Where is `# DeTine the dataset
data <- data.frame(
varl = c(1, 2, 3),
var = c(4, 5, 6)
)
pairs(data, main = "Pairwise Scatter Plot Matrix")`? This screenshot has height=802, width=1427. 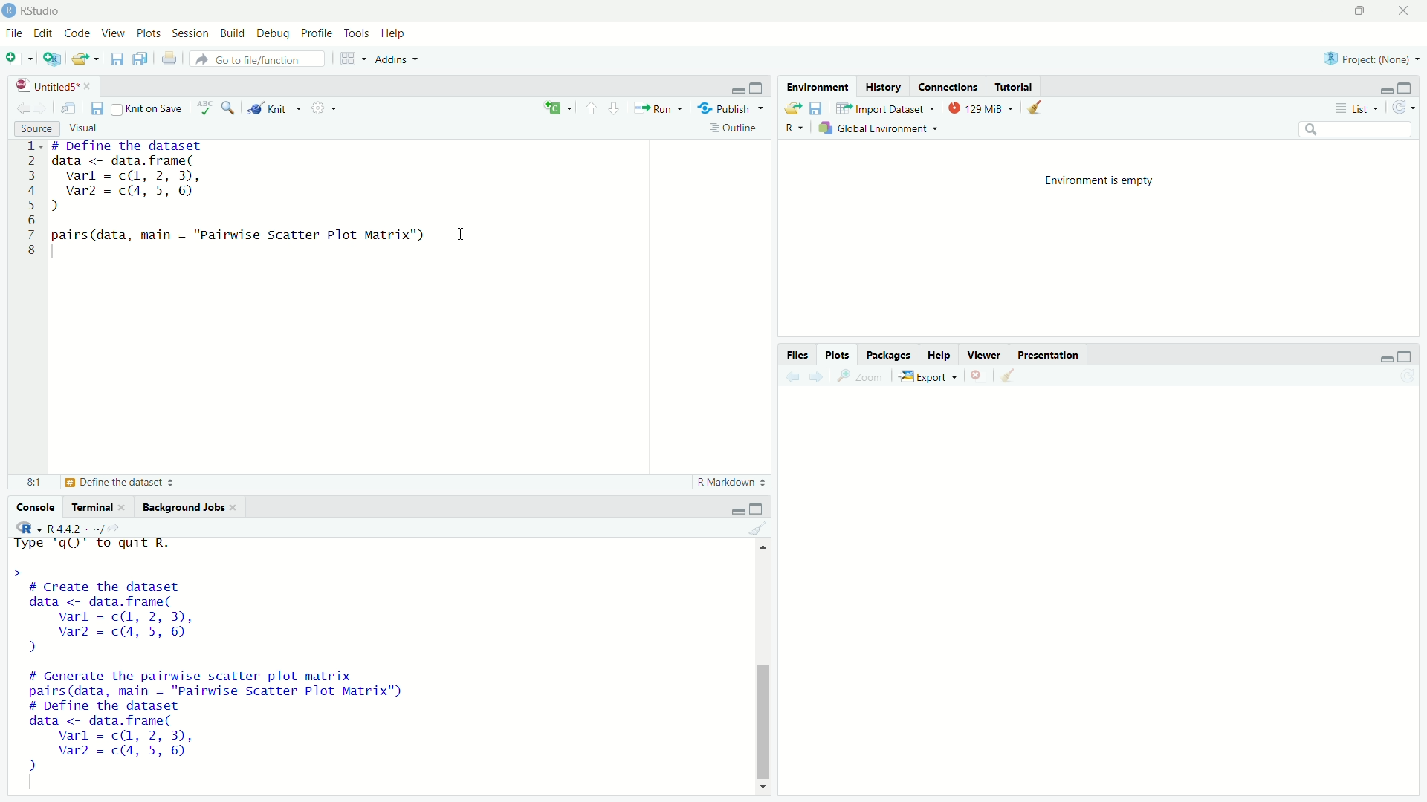 # DeTine the dataset
data <- data.frame(
varl = c(1, 2, 3),
var = c(4, 5, 6)
)
pairs(data, main = "Pairwise Scatter Plot Matrix") is located at coordinates (247, 209).